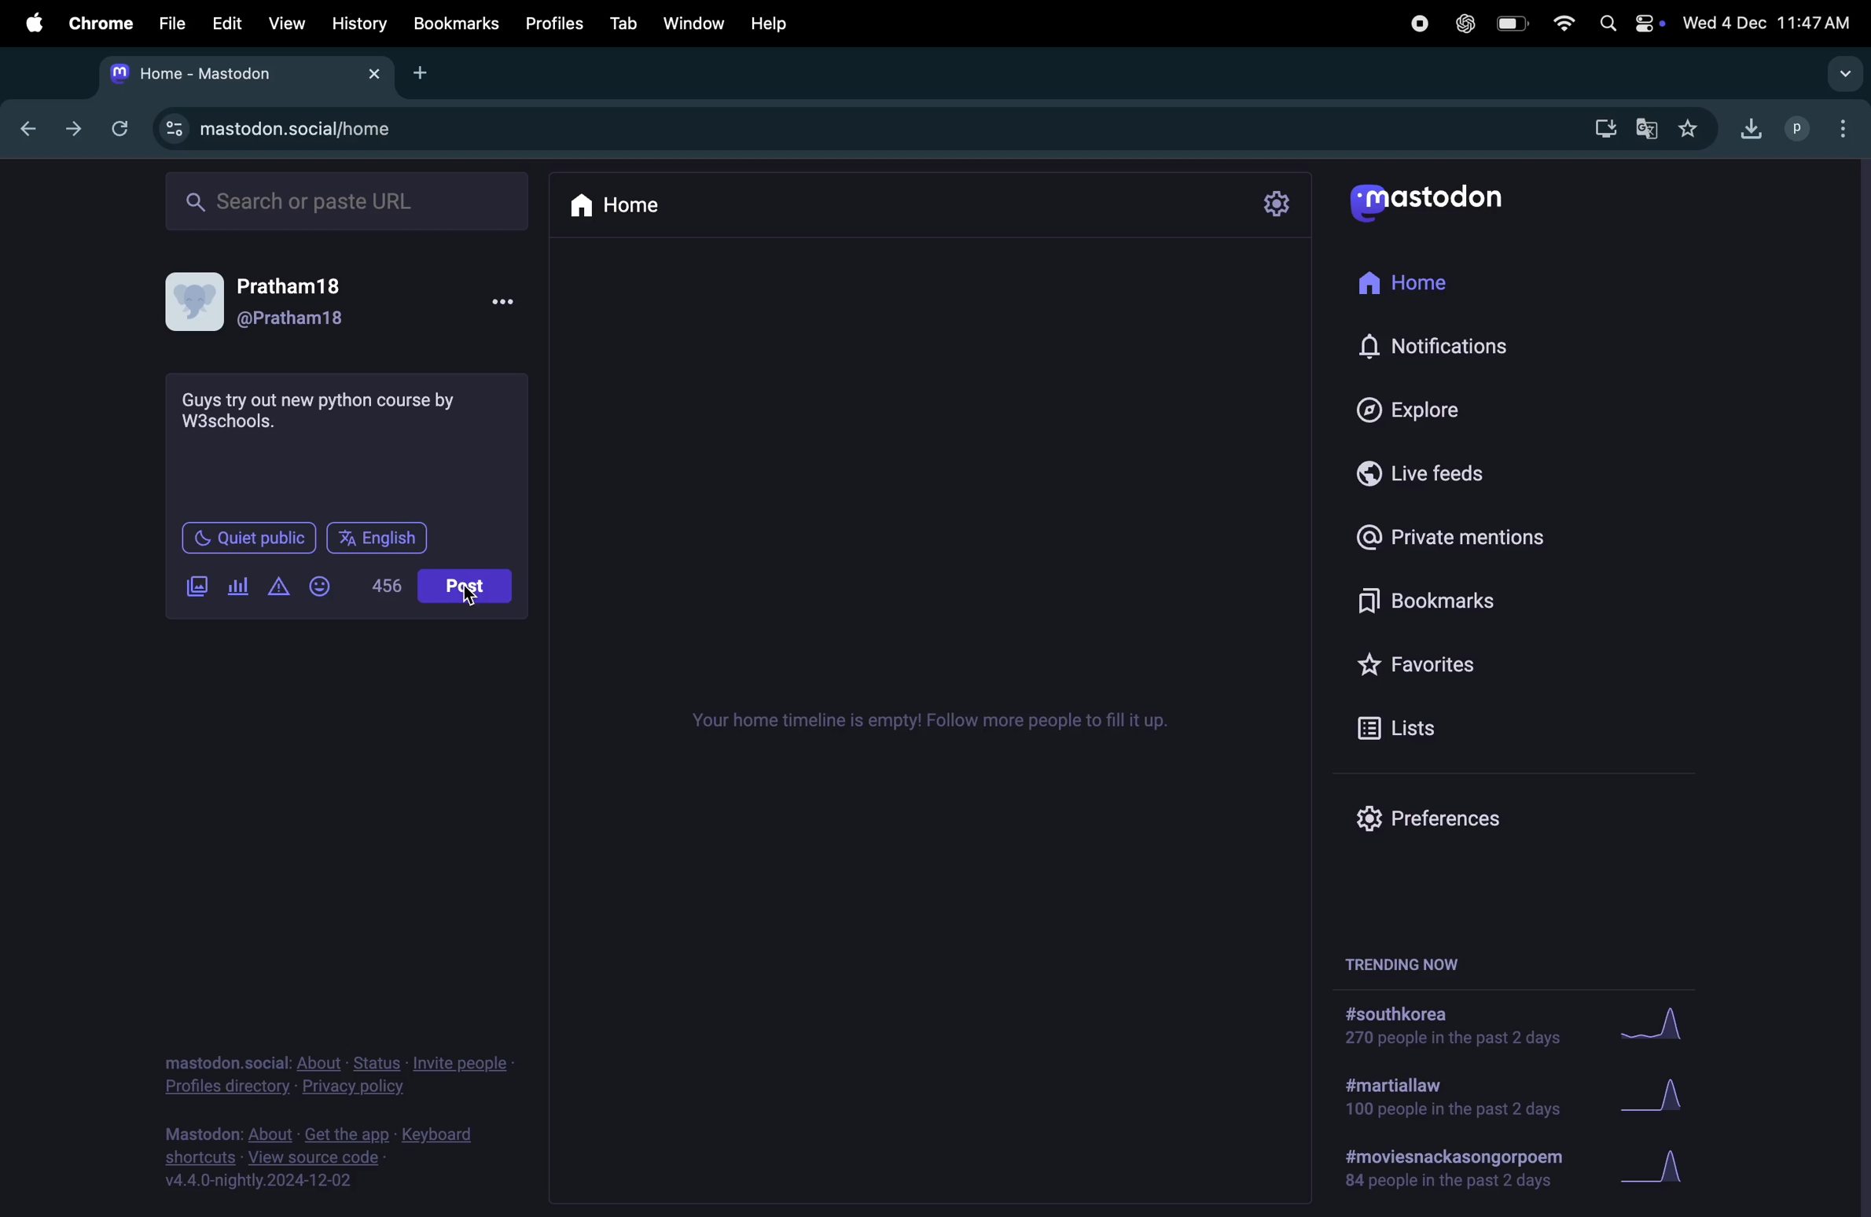 This screenshot has height=1217, width=1871. What do you see at coordinates (1443, 595) in the screenshot?
I see `book marks` at bounding box center [1443, 595].